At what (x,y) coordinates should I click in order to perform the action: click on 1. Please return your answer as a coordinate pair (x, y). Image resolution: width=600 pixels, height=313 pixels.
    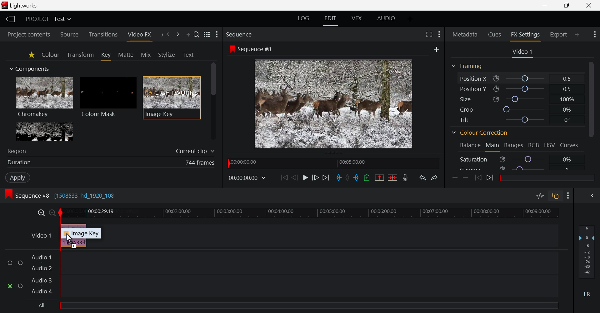
    Looking at the image, I should click on (567, 170).